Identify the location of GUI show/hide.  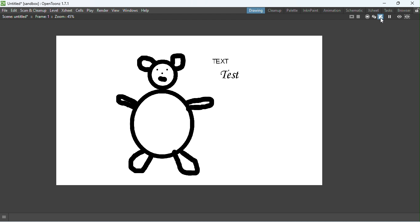
(6, 217).